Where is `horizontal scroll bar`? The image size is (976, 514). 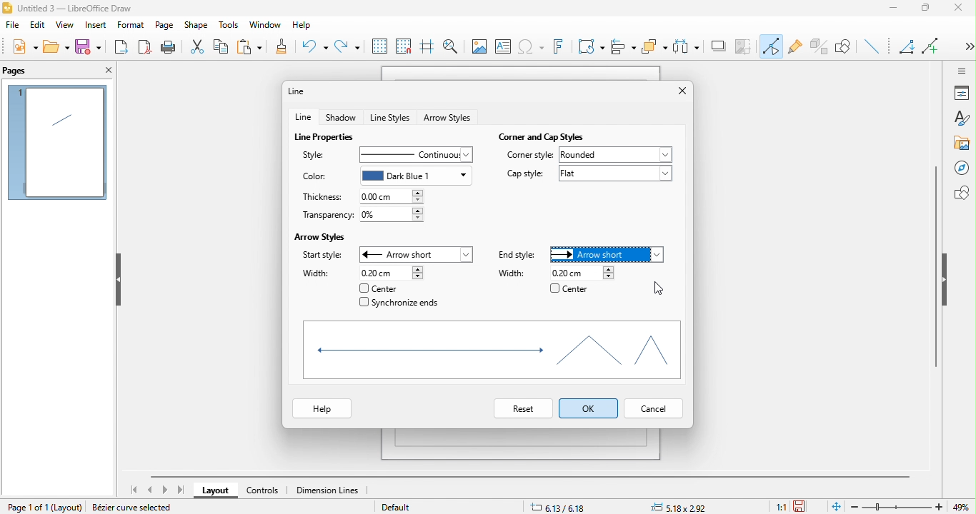 horizontal scroll bar is located at coordinates (534, 475).